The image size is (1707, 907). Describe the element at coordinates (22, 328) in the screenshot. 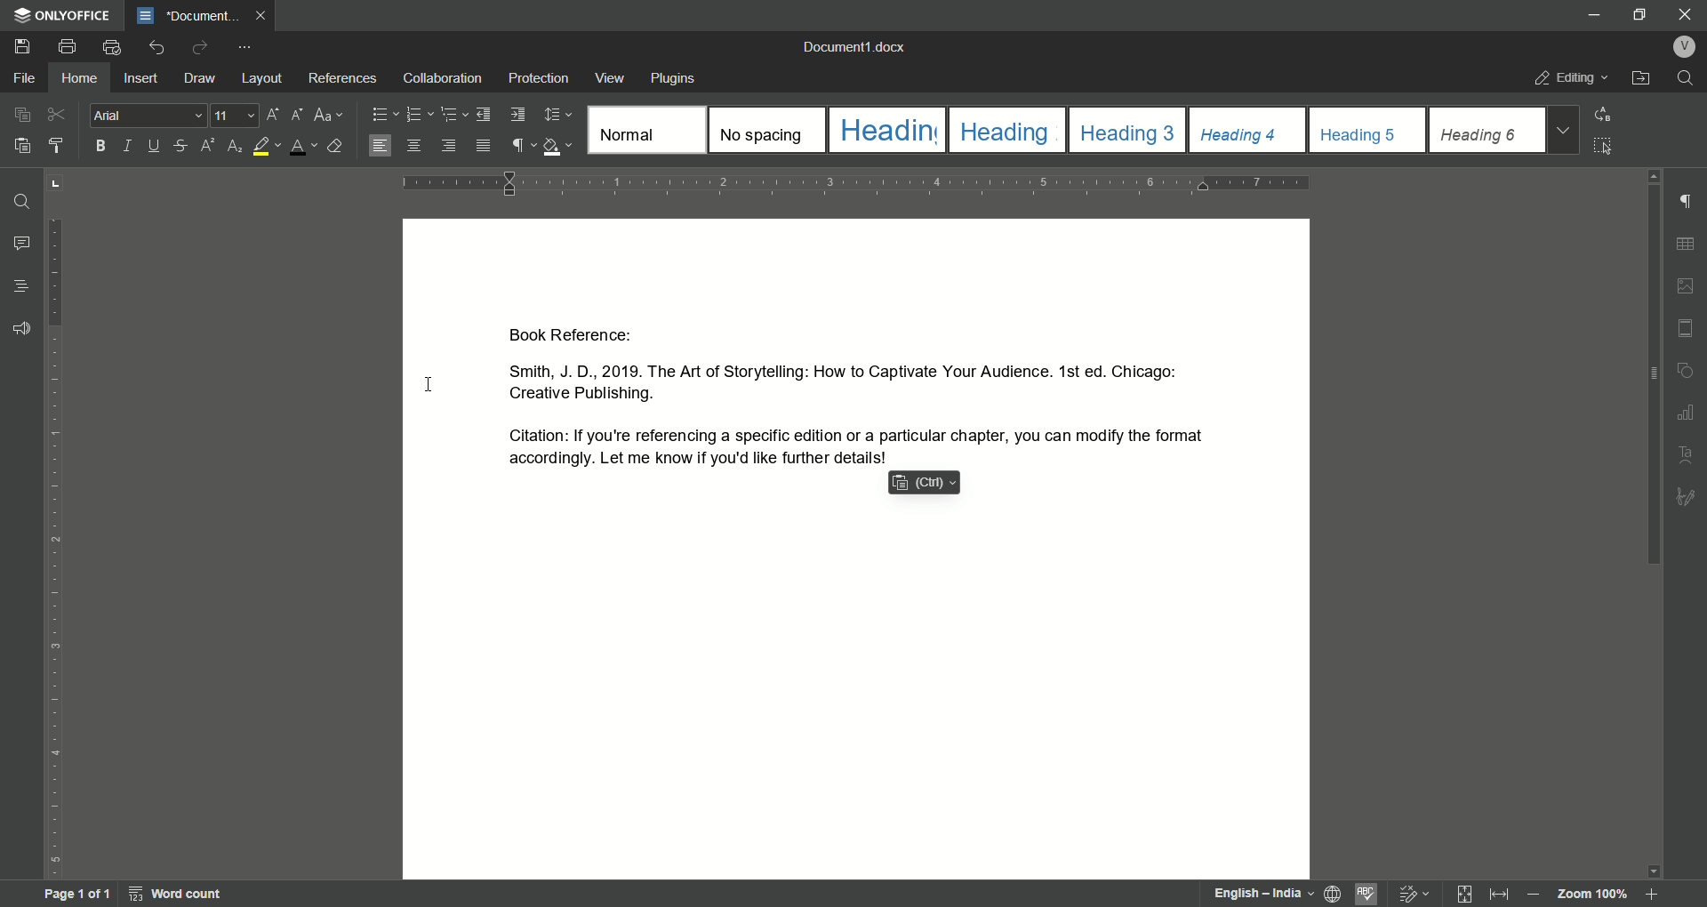

I see `feedback & support` at that location.